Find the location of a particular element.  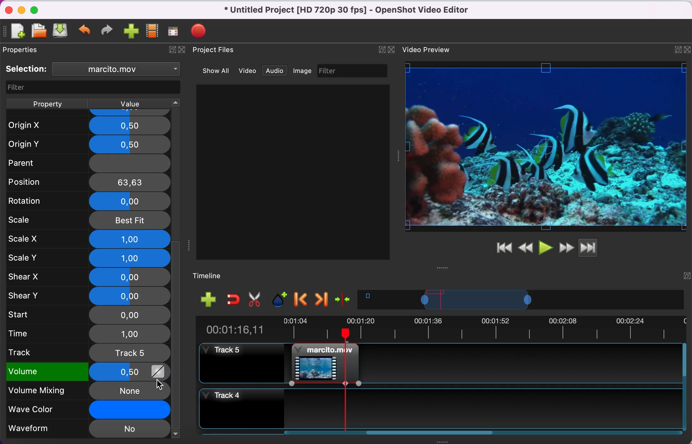

center the timeline is located at coordinates (344, 301).